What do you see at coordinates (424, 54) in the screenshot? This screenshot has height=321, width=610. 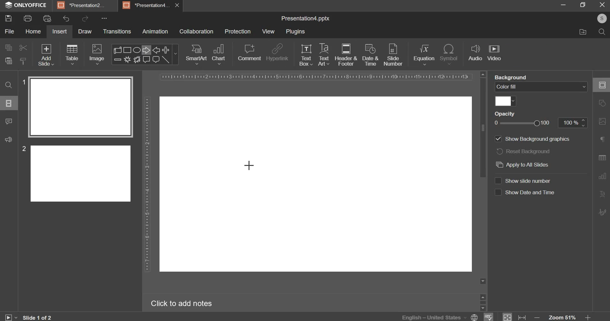 I see `equation` at bounding box center [424, 54].